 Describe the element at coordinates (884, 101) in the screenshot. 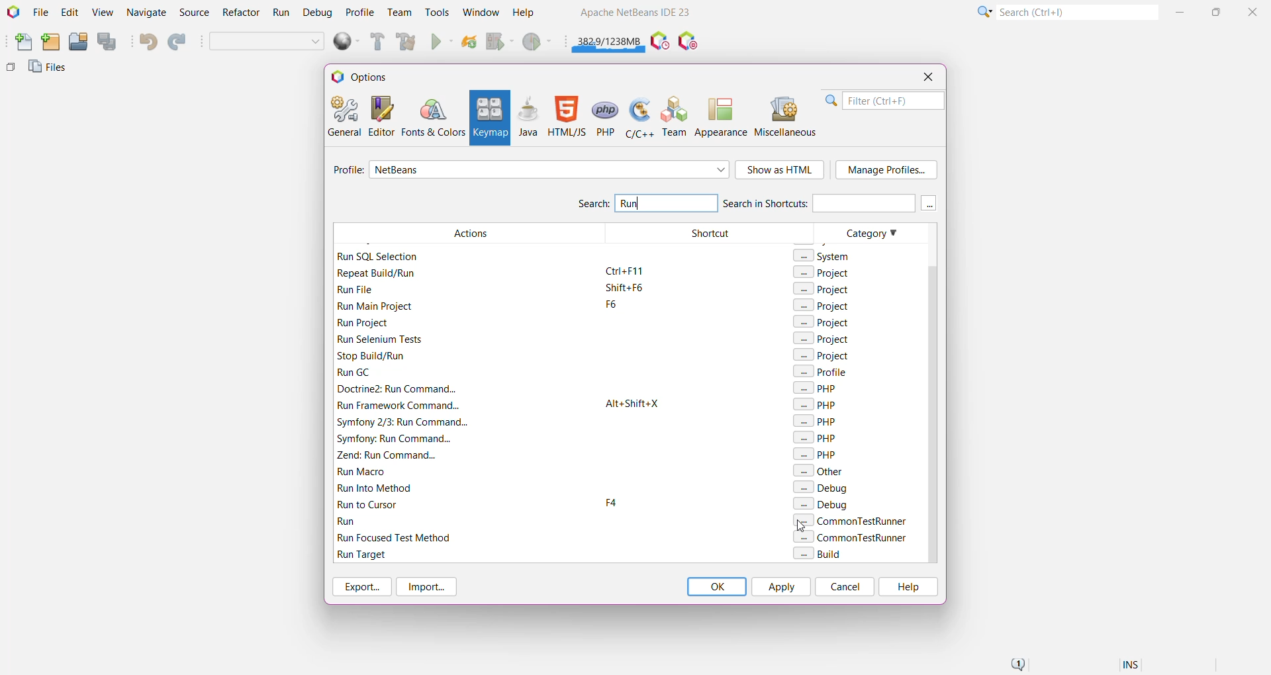

I see `Filter` at that location.